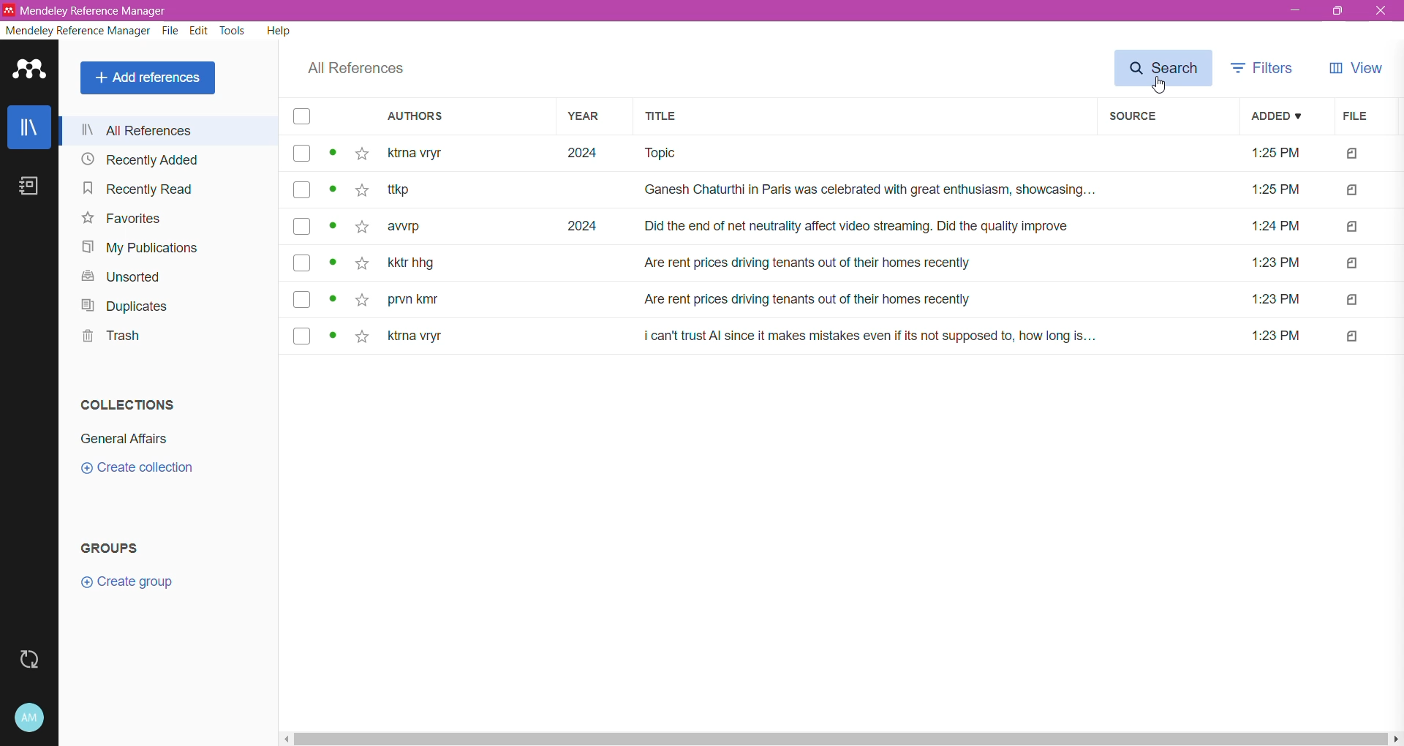 This screenshot has height=746, width=1404. What do you see at coordinates (130, 470) in the screenshot?
I see `Click to Create Collection` at bounding box center [130, 470].